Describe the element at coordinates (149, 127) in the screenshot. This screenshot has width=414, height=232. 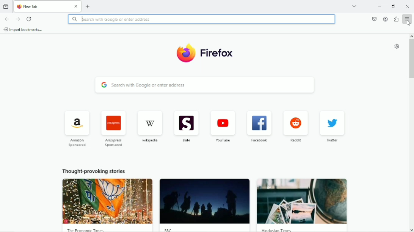
I see `Wikipedia` at that location.